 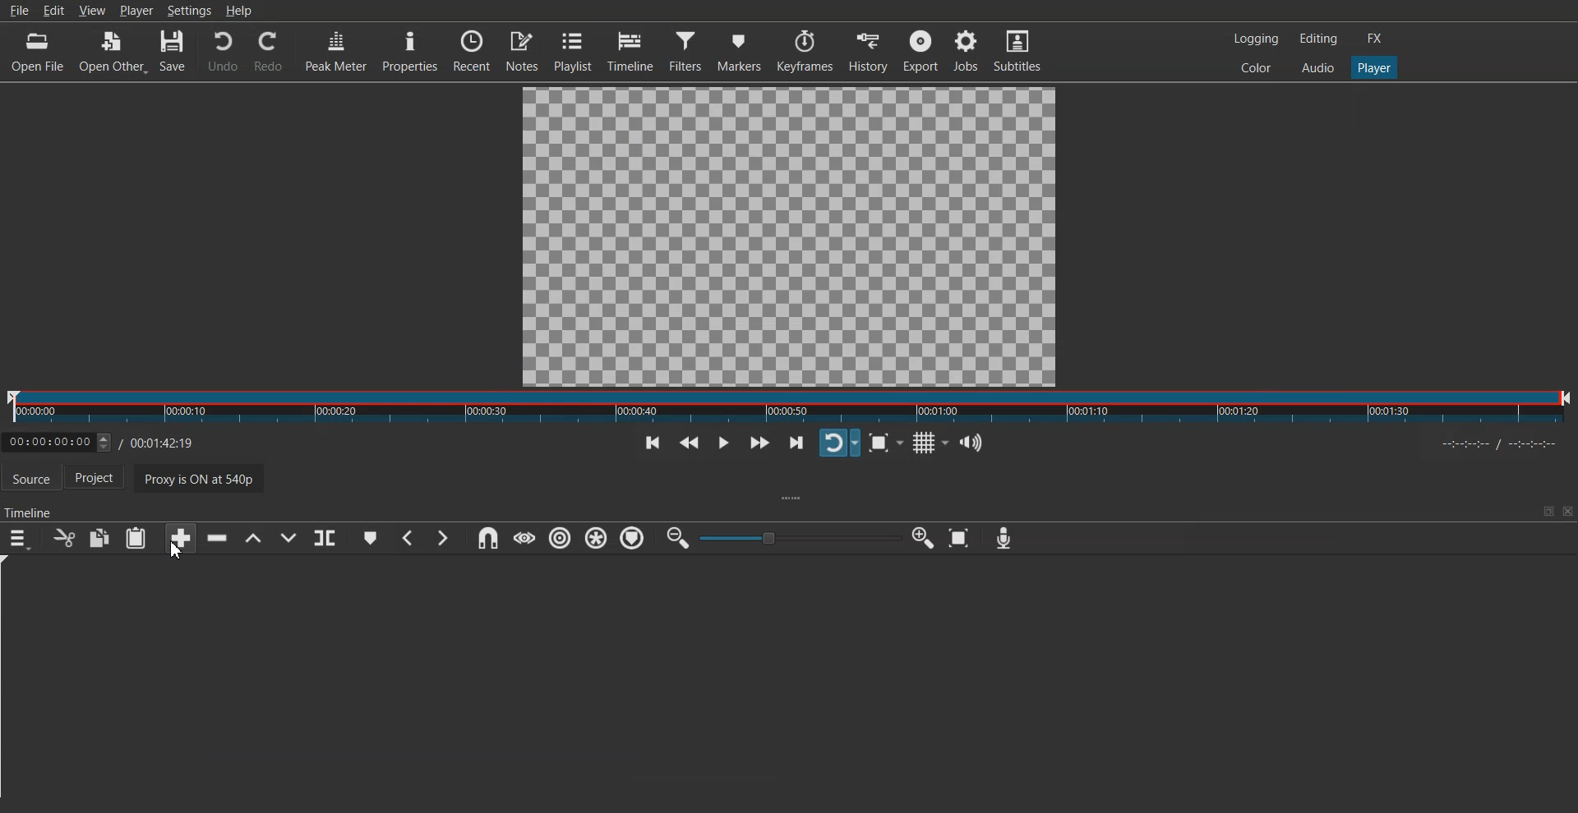 What do you see at coordinates (920, 50) in the screenshot?
I see `Export` at bounding box center [920, 50].